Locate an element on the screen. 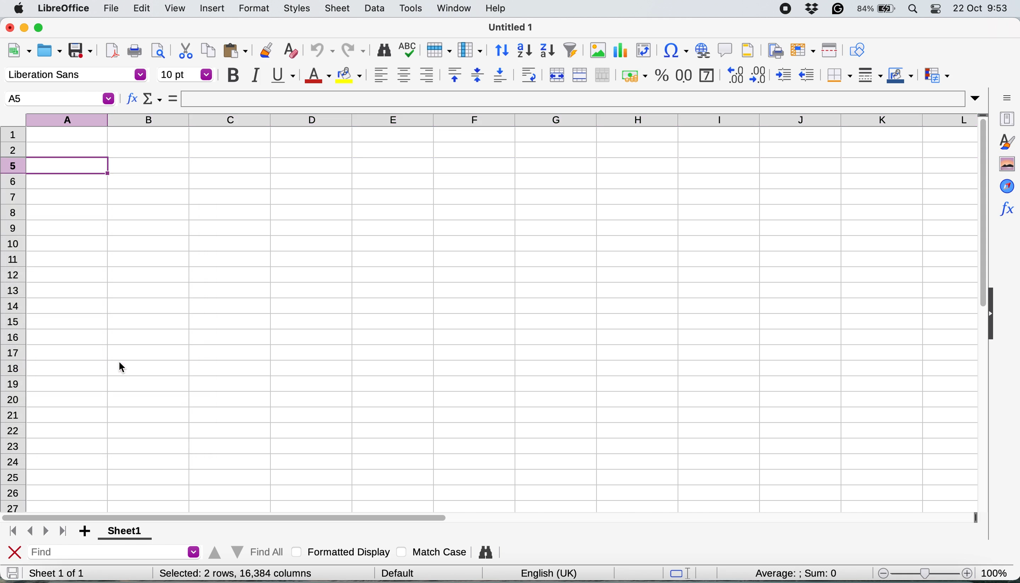 Image resolution: width=1020 pixels, height=583 pixels. copy is located at coordinates (209, 50).